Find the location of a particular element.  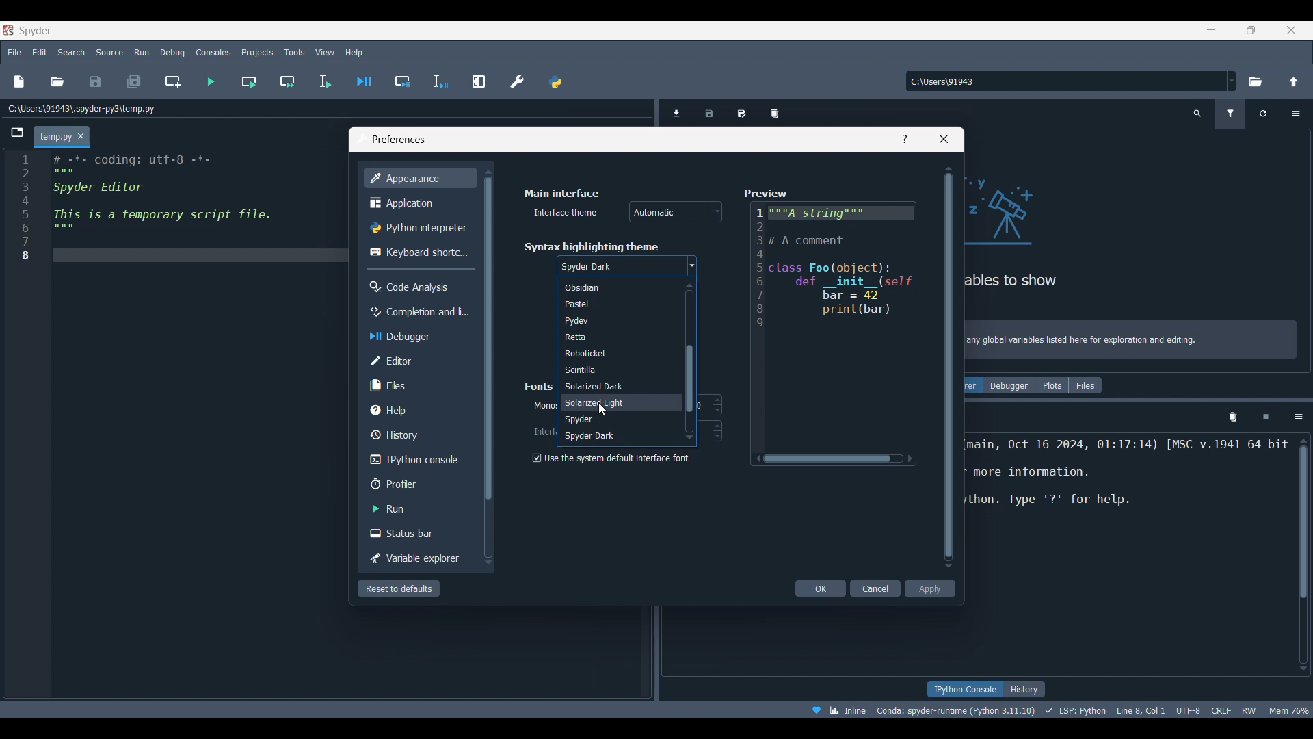

Type in folder location is located at coordinates (1065, 81).